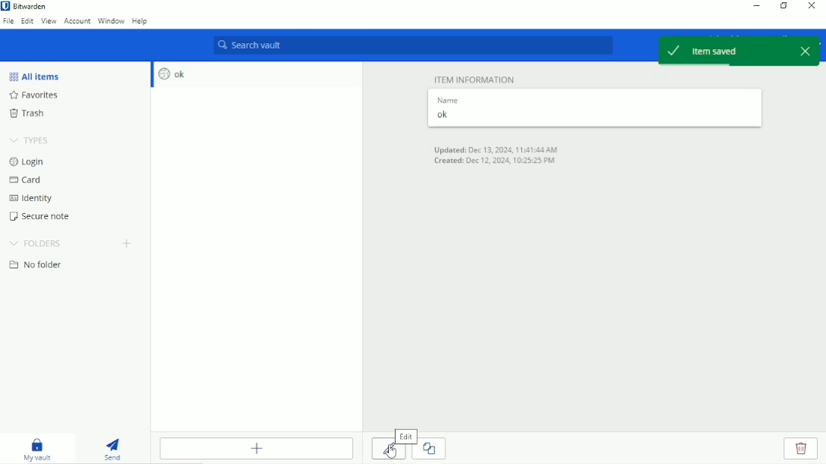 The height and width of the screenshot is (464, 826). What do you see at coordinates (495, 148) in the screenshot?
I see `Updated on Dec 13, 2024, 11:41:44 AM` at bounding box center [495, 148].